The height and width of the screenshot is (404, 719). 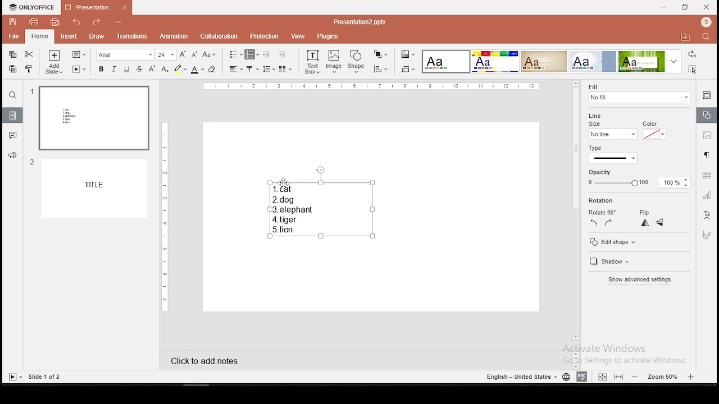 What do you see at coordinates (329, 36) in the screenshot?
I see `plugins` at bounding box center [329, 36].